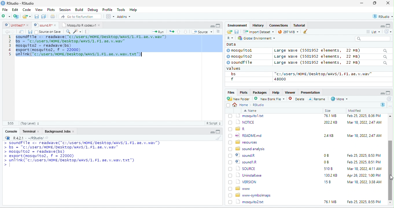 This screenshot has height=208, width=394. I want to click on =] Rename, so click(317, 99).